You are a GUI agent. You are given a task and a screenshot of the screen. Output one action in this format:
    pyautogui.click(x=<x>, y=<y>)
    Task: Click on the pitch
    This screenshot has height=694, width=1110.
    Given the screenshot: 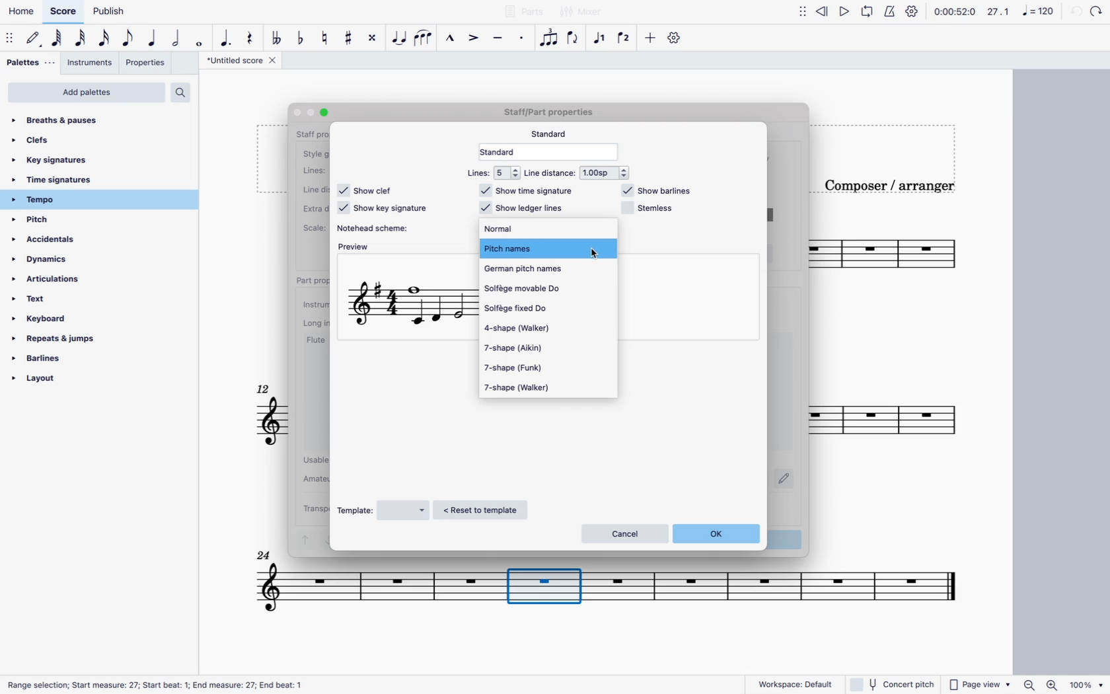 What is the action you would take?
    pyautogui.click(x=52, y=221)
    